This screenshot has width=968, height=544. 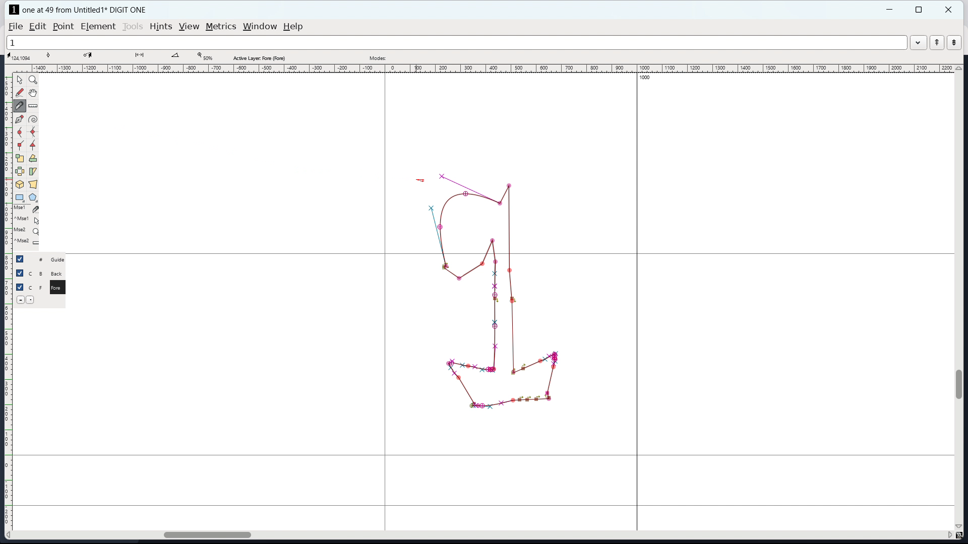 What do you see at coordinates (221, 27) in the screenshot?
I see `metrics` at bounding box center [221, 27].